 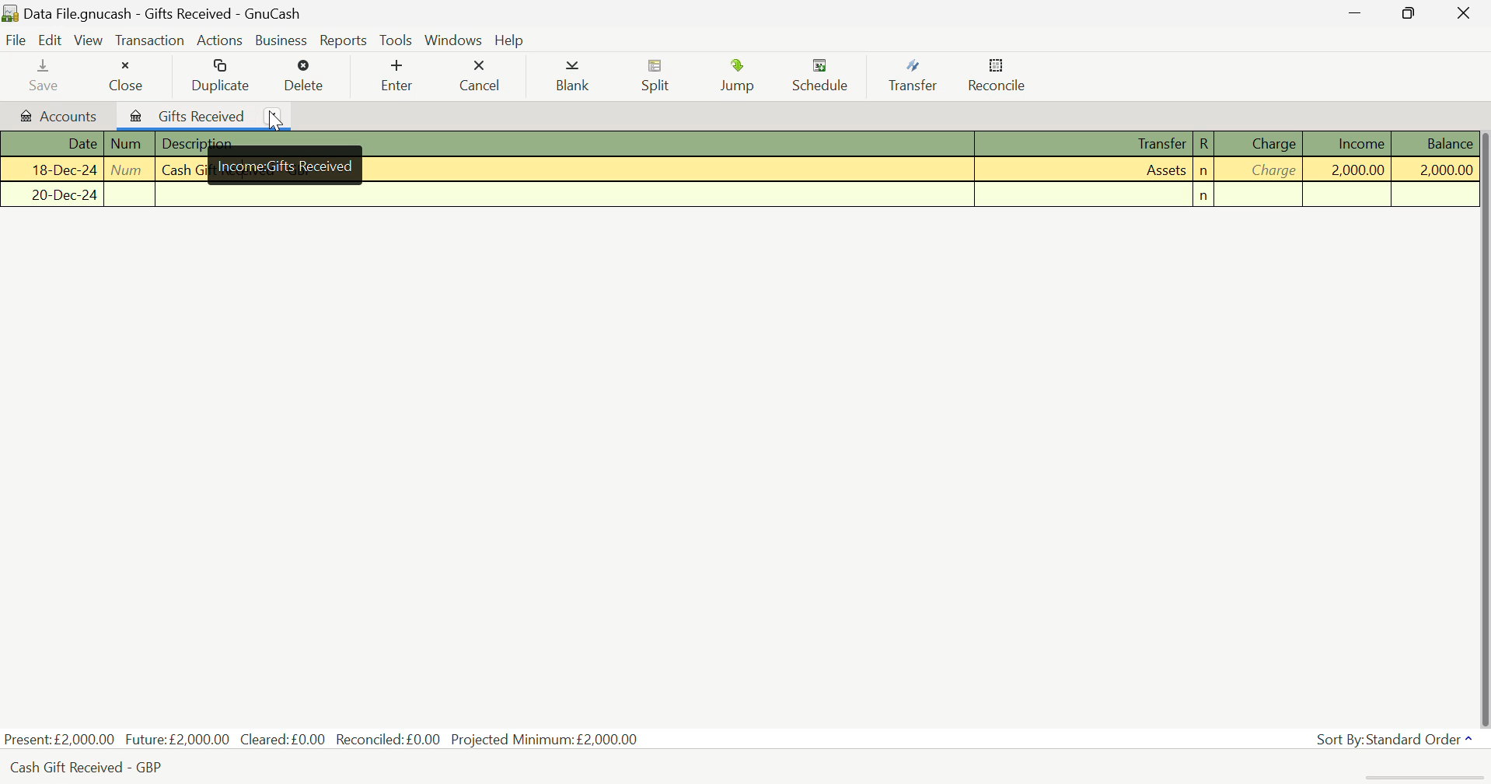 I want to click on Schedule, so click(x=825, y=76).